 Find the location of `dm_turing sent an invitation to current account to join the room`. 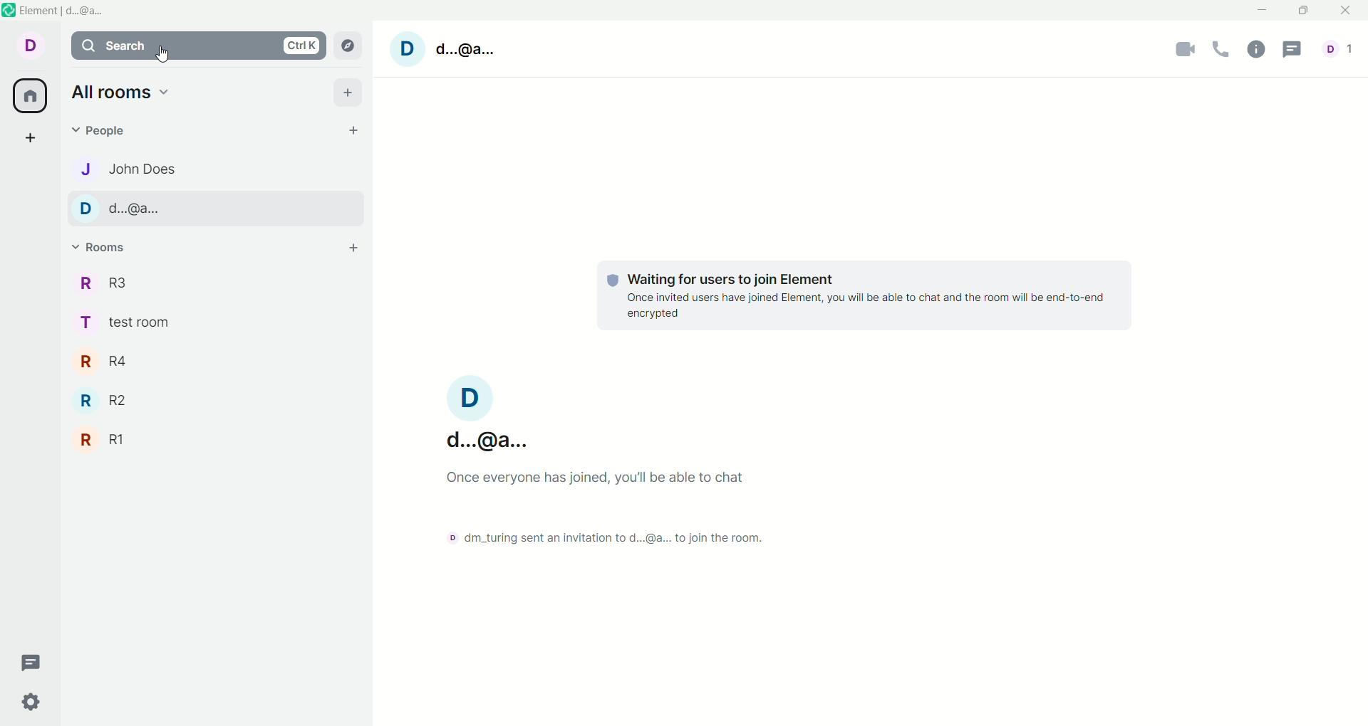

dm_turing sent an invitation to current account to join the room is located at coordinates (599, 539).